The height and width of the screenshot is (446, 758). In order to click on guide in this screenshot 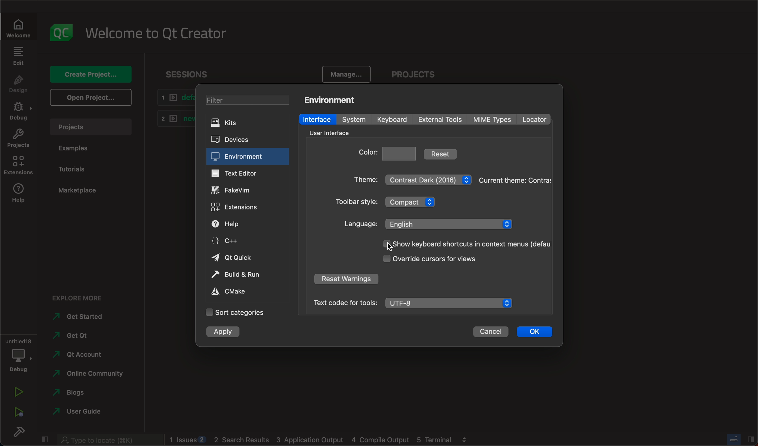, I will do `click(83, 412)`.